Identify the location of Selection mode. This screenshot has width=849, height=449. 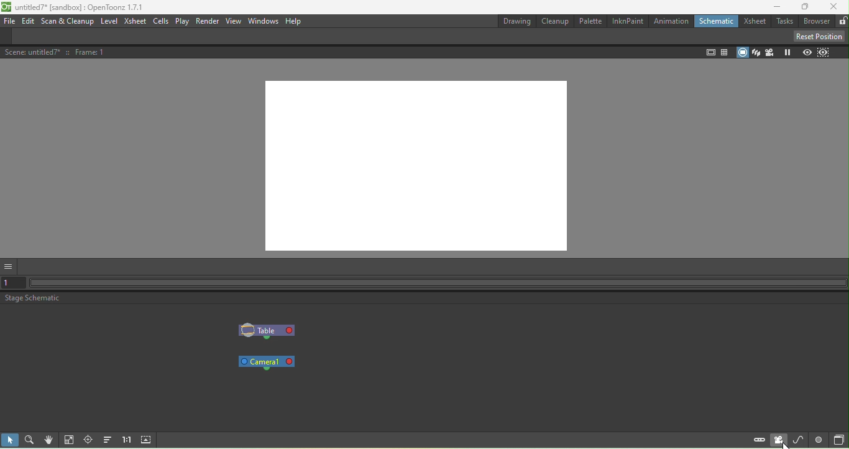
(11, 440).